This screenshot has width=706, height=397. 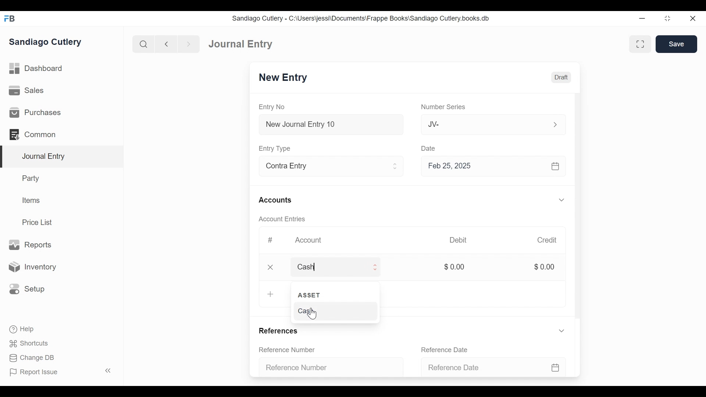 What do you see at coordinates (27, 343) in the screenshot?
I see `Shortcuts` at bounding box center [27, 343].